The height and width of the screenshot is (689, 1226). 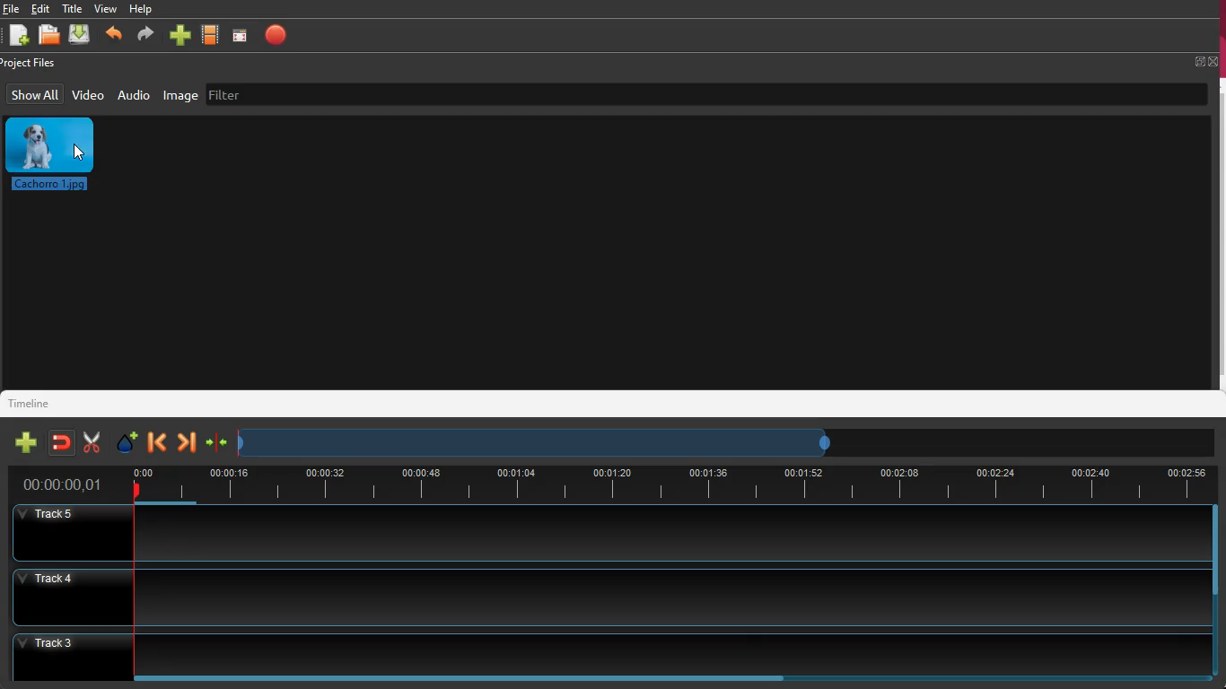 I want to click on help, so click(x=144, y=9).